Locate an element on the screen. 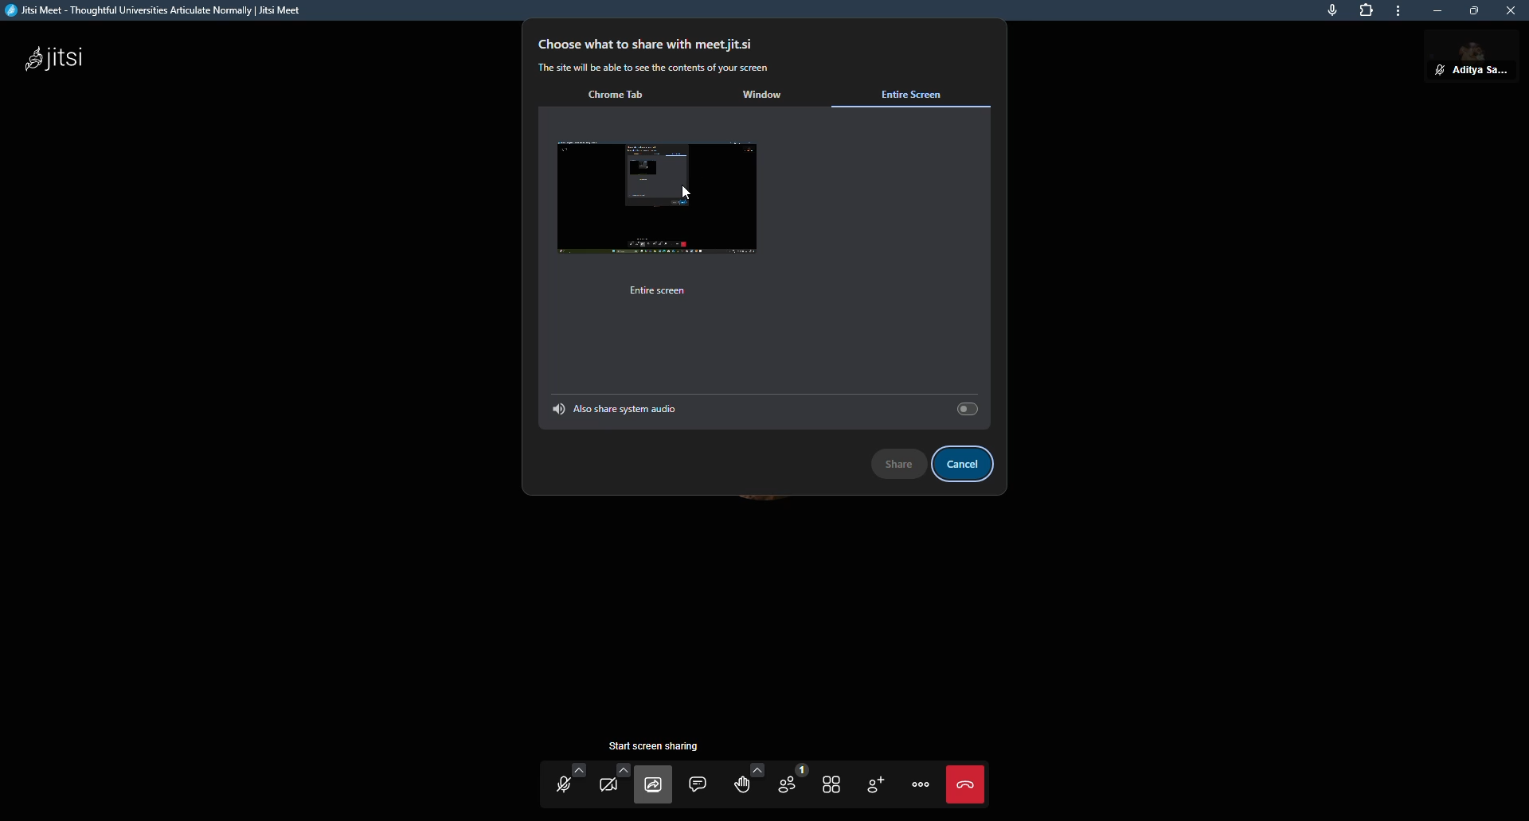 Image resolution: width=1529 pixels, height=821 pixels. extensions is located at coordinates (1367, 13).